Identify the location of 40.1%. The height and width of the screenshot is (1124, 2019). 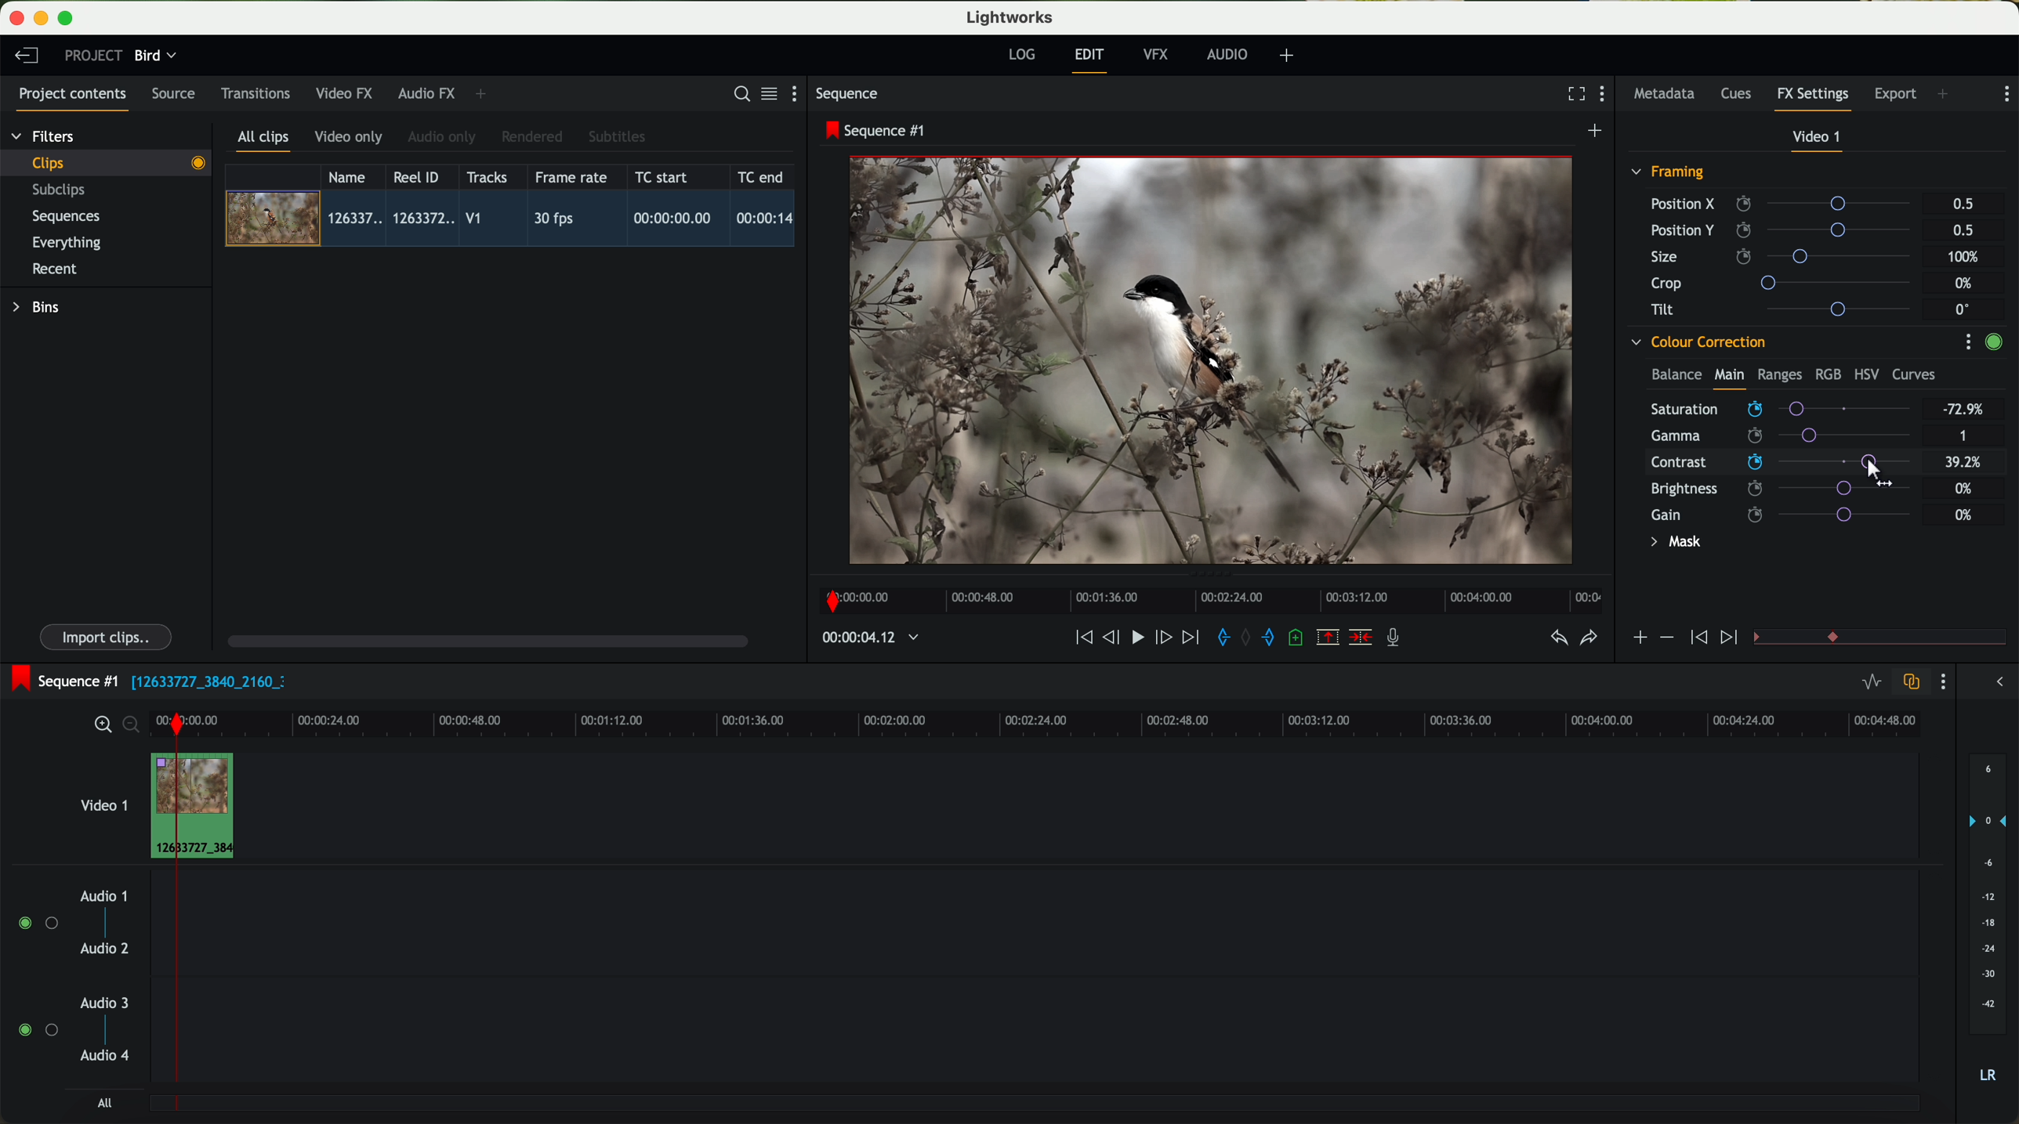
(1967, 462).